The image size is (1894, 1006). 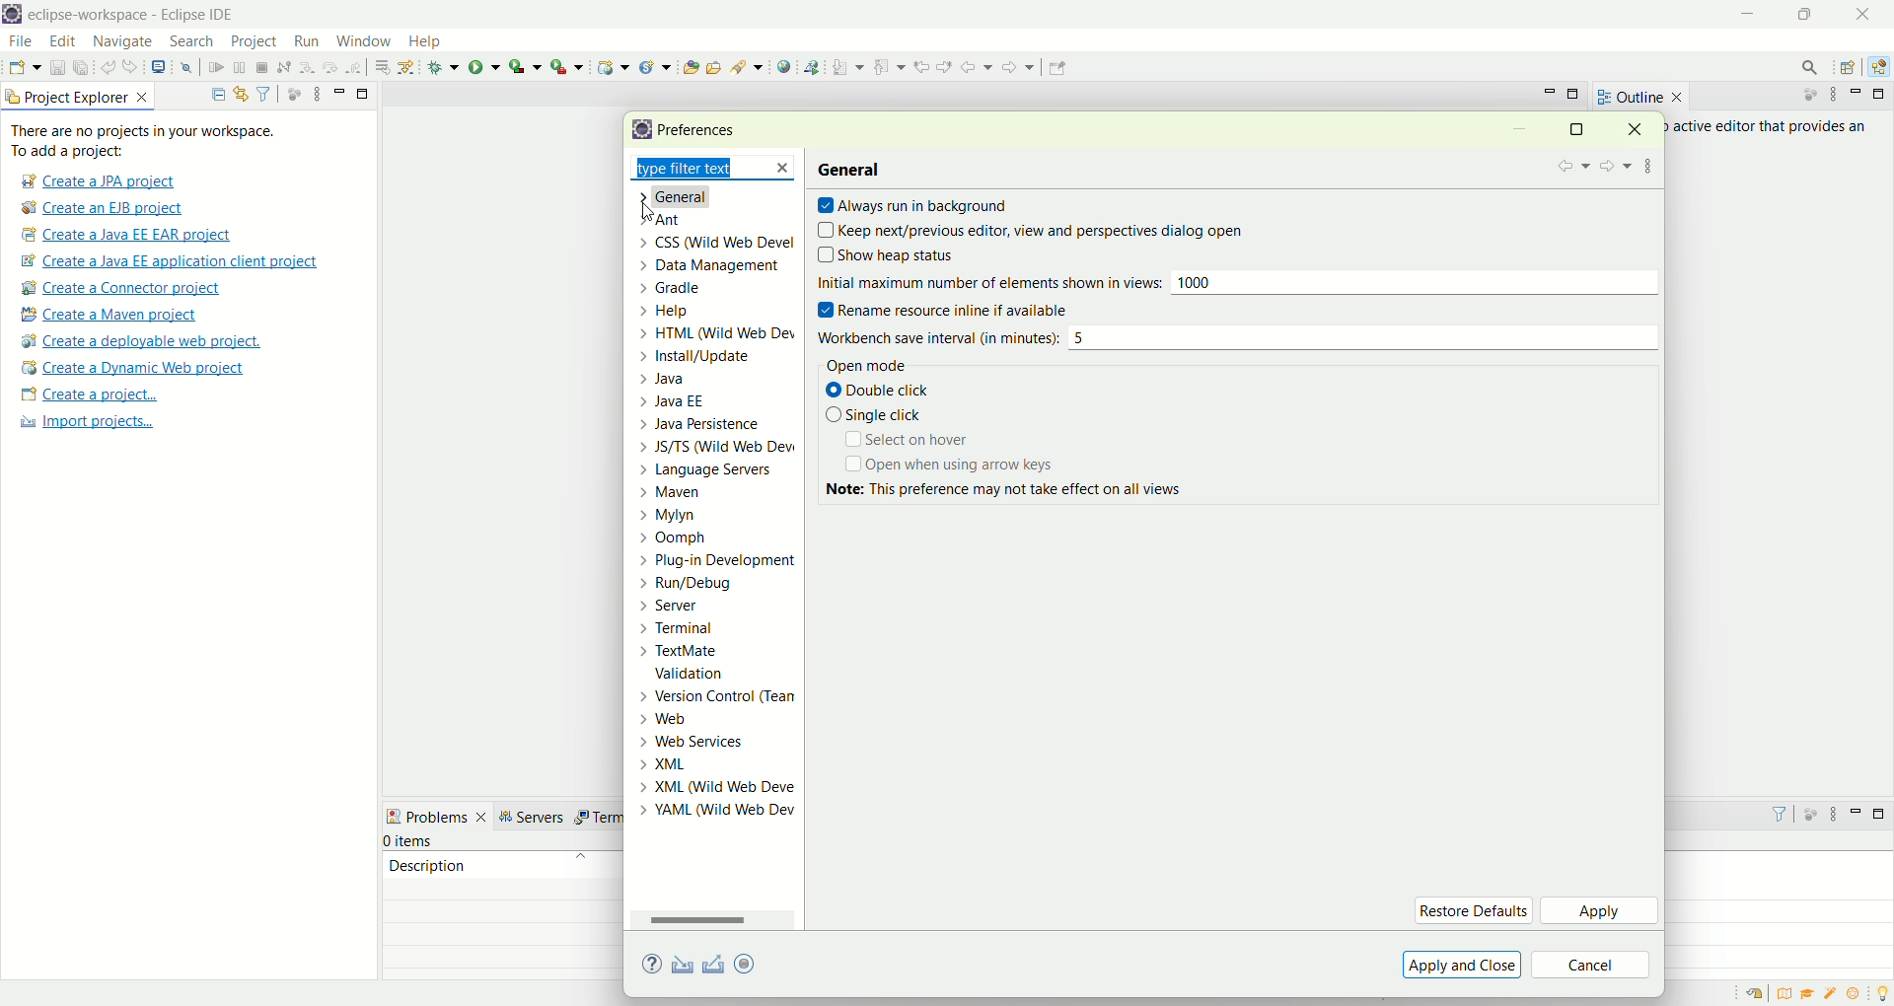 I want to click on run/debug, so click(x=720, y=589).